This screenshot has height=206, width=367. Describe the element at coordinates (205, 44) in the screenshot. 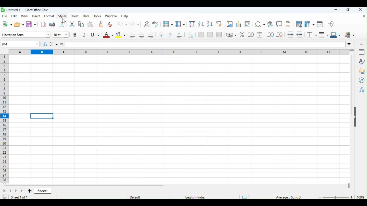

I see `Formula bar` at that location.